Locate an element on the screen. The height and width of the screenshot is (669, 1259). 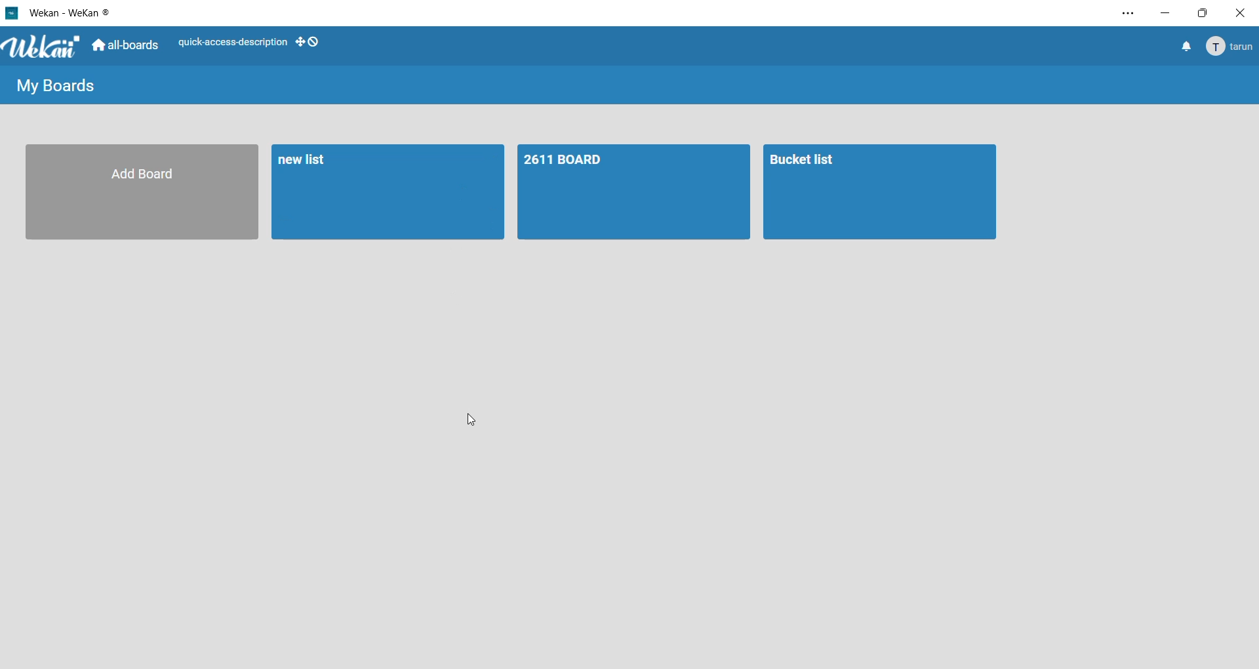
board 3 is located at coordinates (382, 192).